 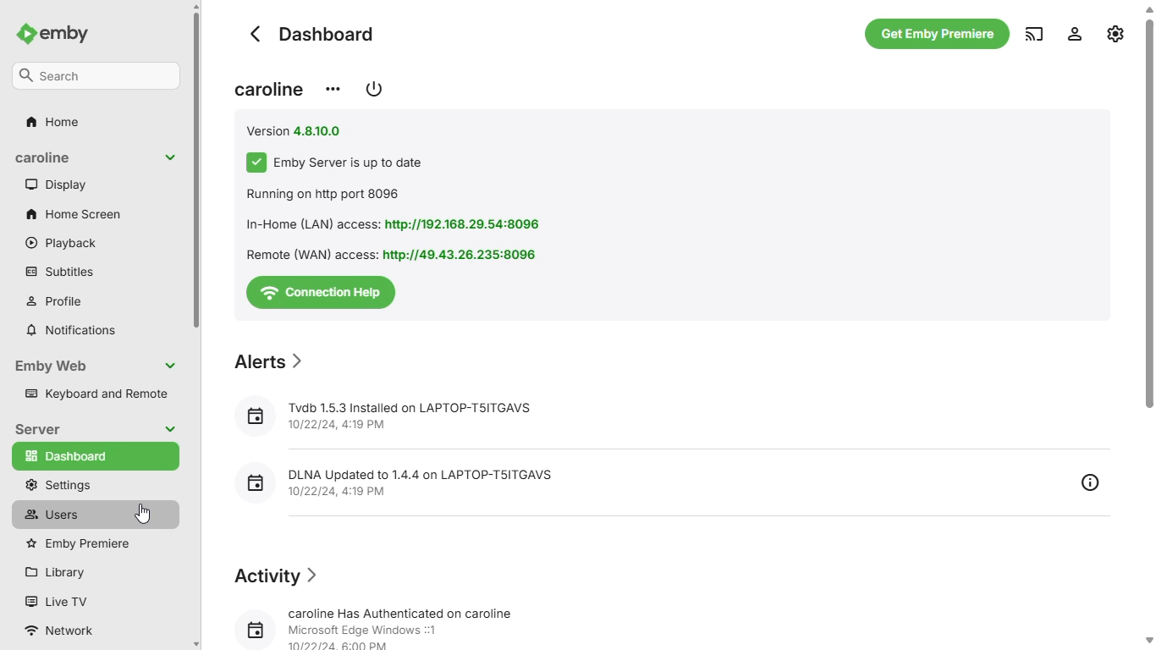 I want to click on vertical scroll bar, so click(x=1148, y=210).